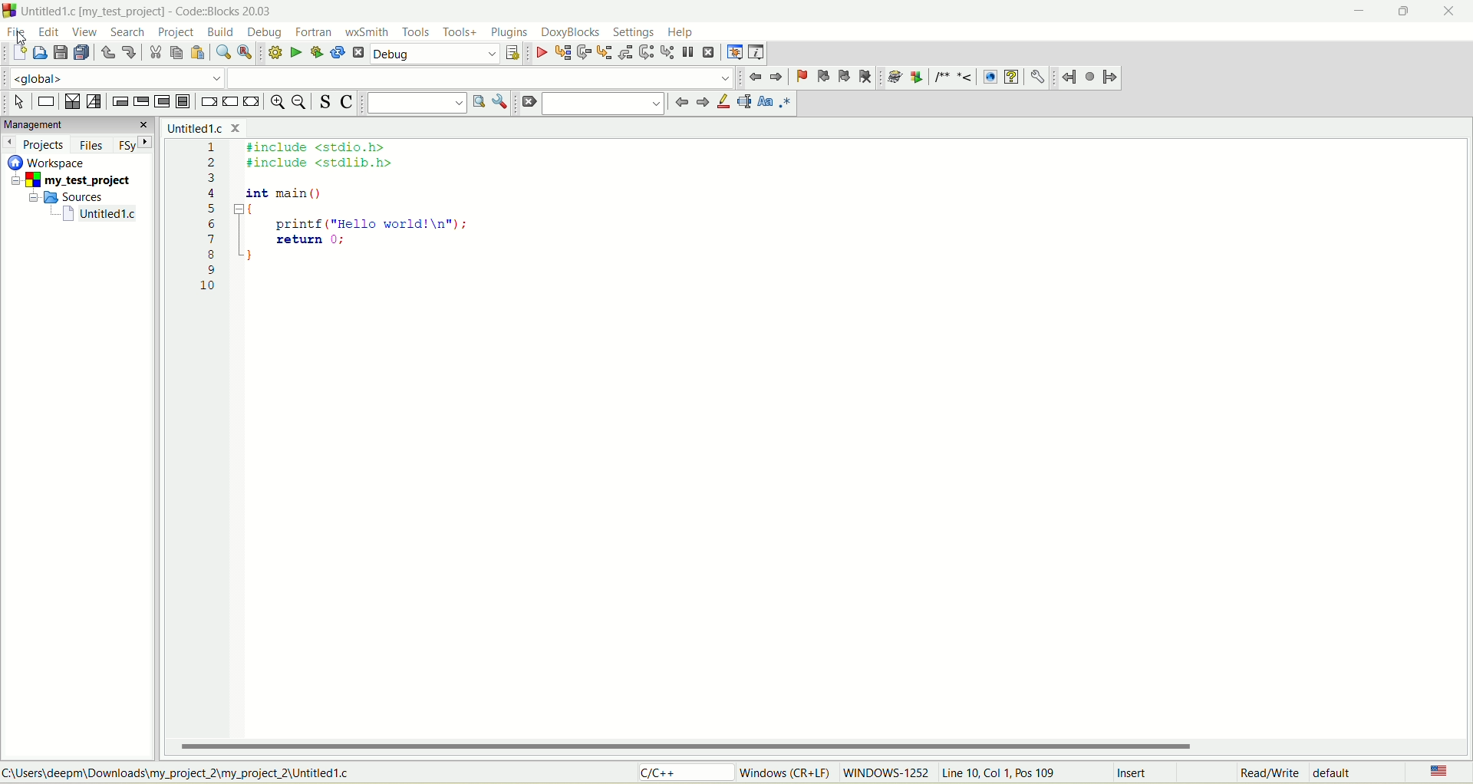 This screenshot has width=1473, height=784. I want to click on workspace, so click(50, 162).